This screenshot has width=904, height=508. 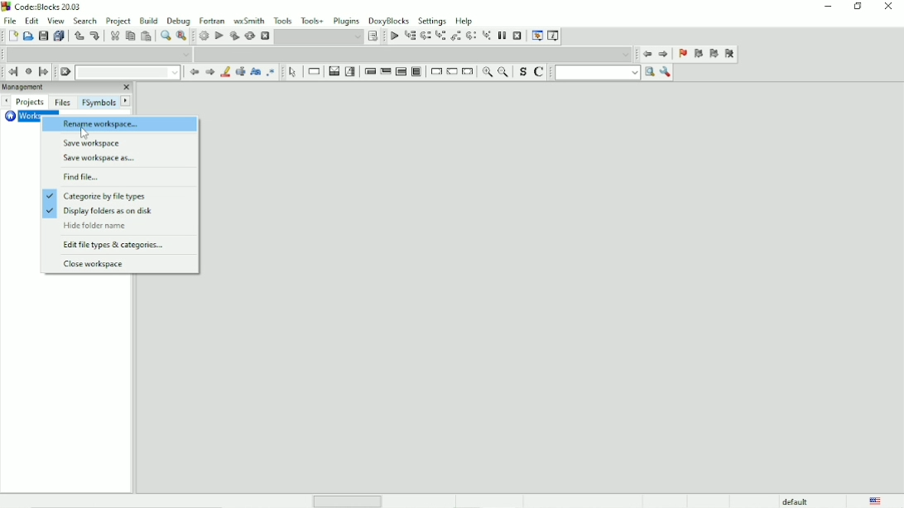 I want to click on Next instruction, so click(x=471, y=36).